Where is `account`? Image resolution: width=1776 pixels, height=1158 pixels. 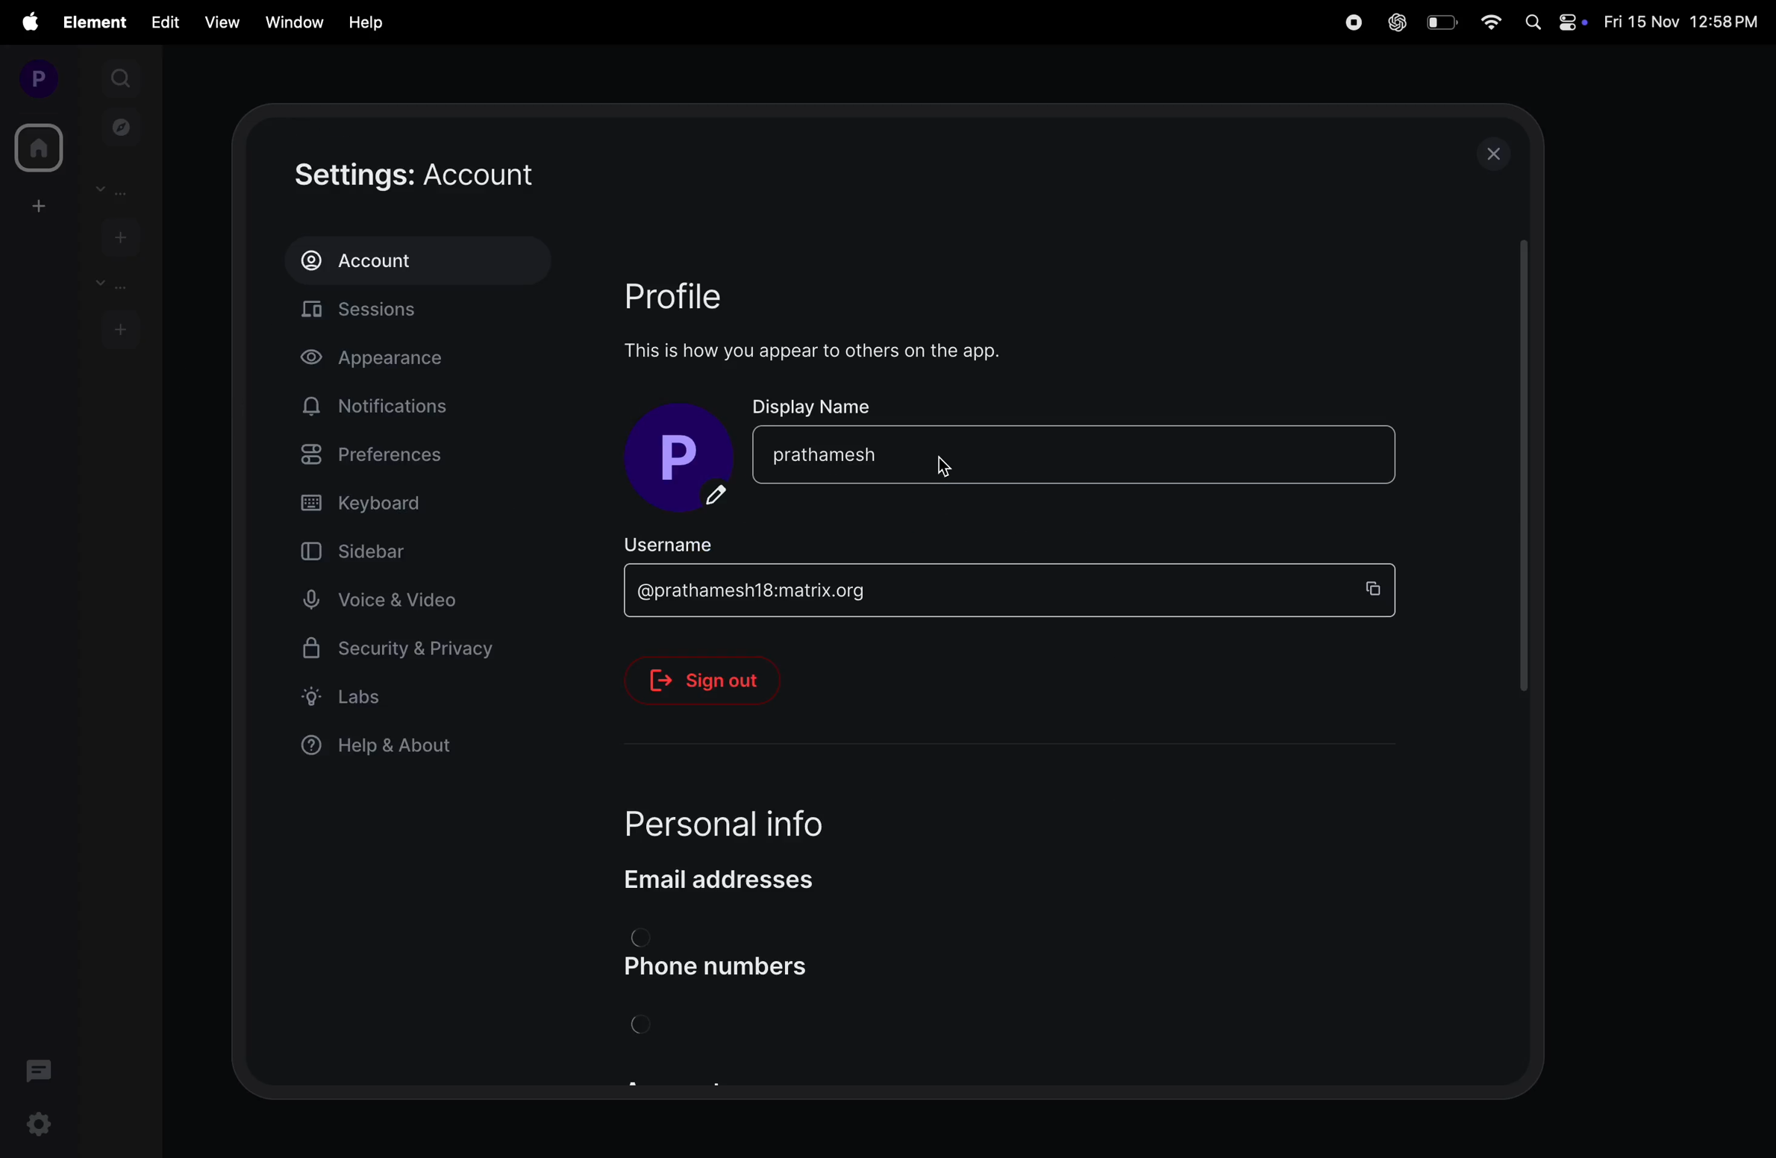
account is located at coordinates (416, 260).